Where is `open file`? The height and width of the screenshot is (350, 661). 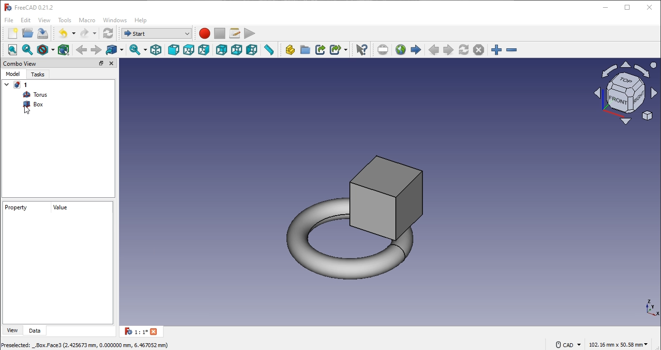
open file is located at coordinates (28, 32).